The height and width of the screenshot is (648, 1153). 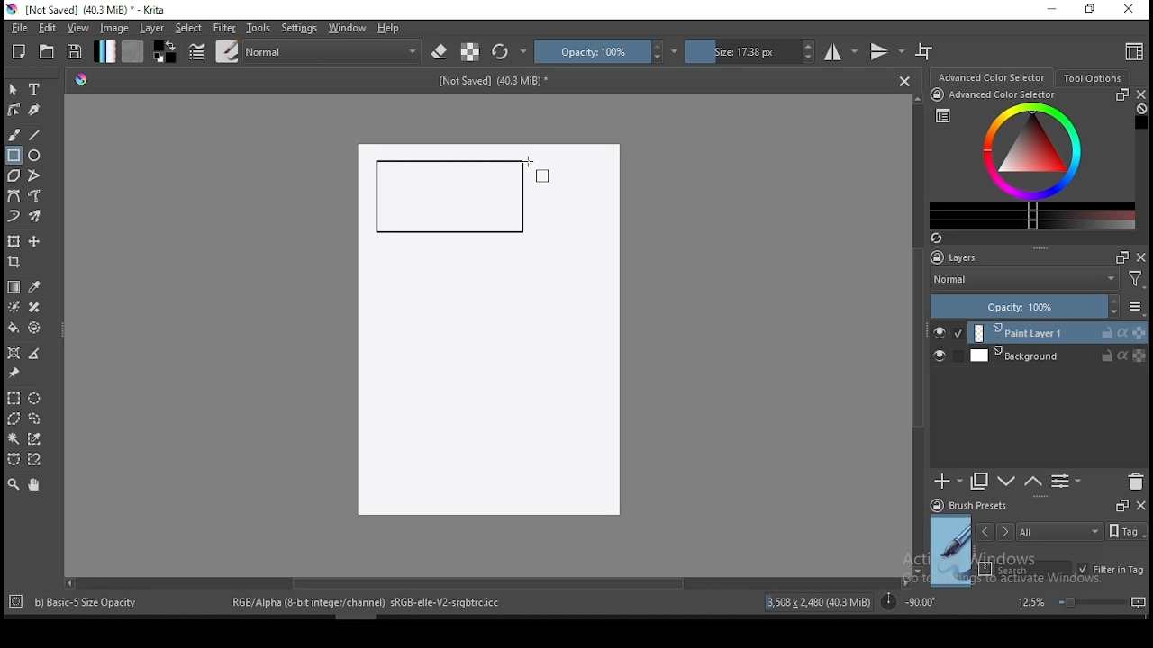 What do you see at coordinates (1025, 569) in the screenshot?
I see `search` at bounding box center [1025, 569].